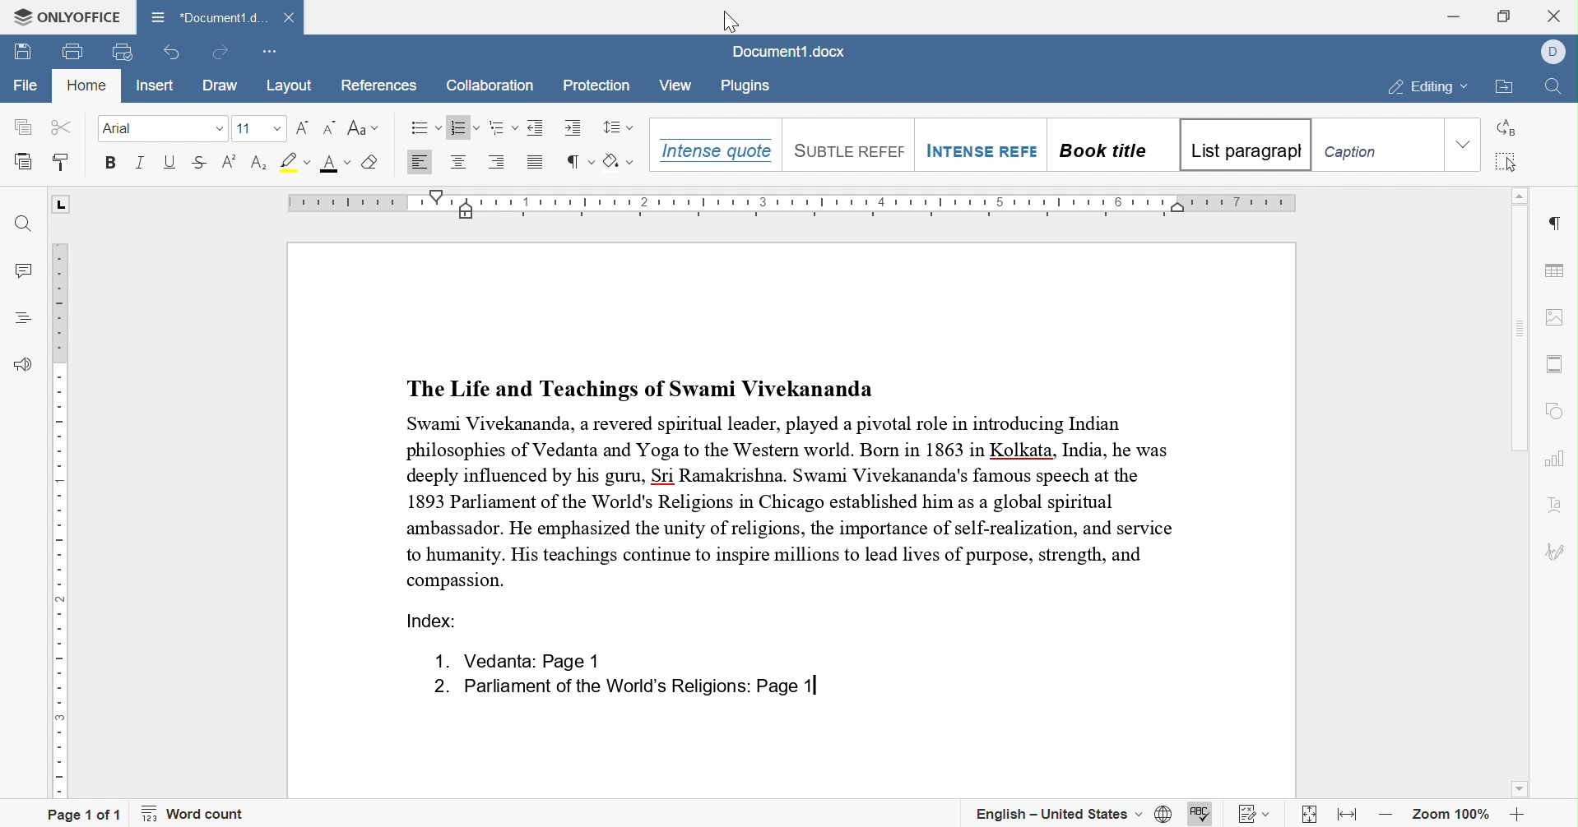  What do you see at coordinates (199, 162) in the screenshot?
I see `strikethrough` at bounding box center [199, 162].